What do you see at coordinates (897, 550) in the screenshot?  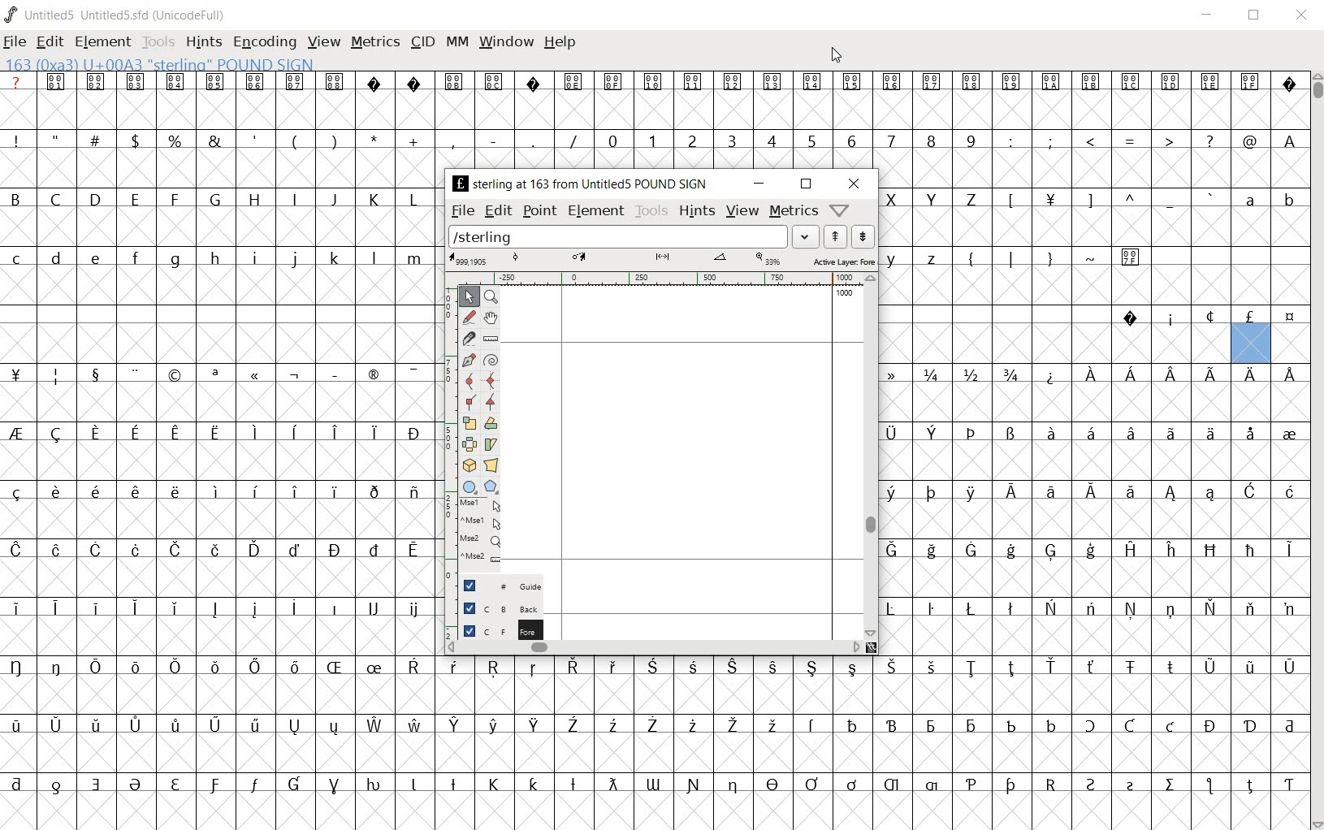 I see `Symbol` at bounding box center [897, 550].